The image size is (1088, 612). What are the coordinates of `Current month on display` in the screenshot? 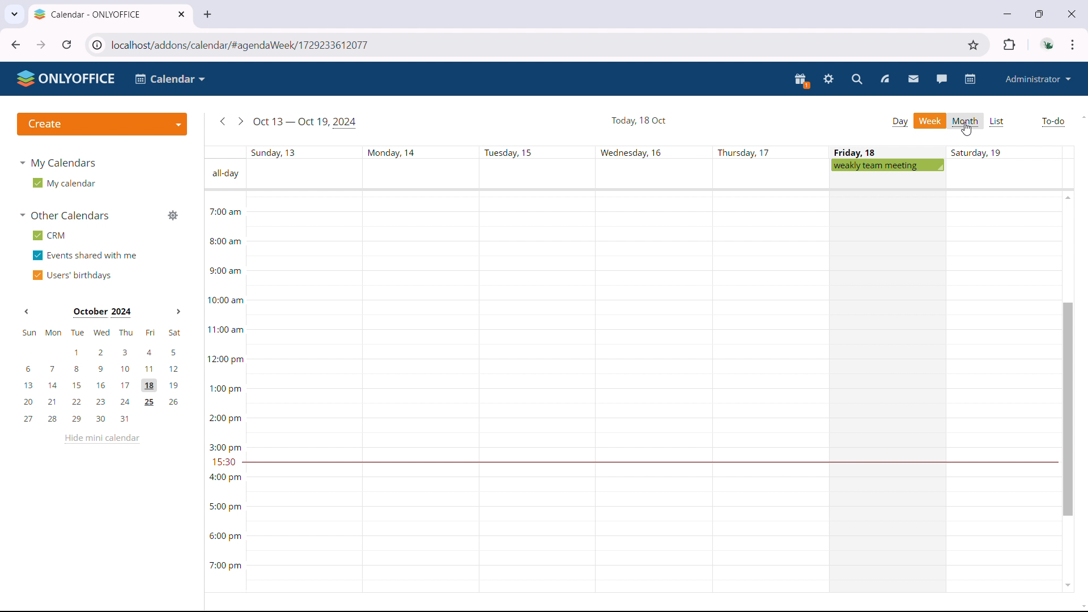 It's located at (101, 313).